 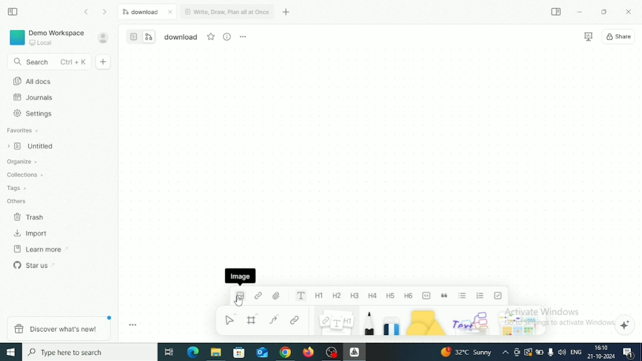 I want to click on Heading 2, so click(x=337, y=296).